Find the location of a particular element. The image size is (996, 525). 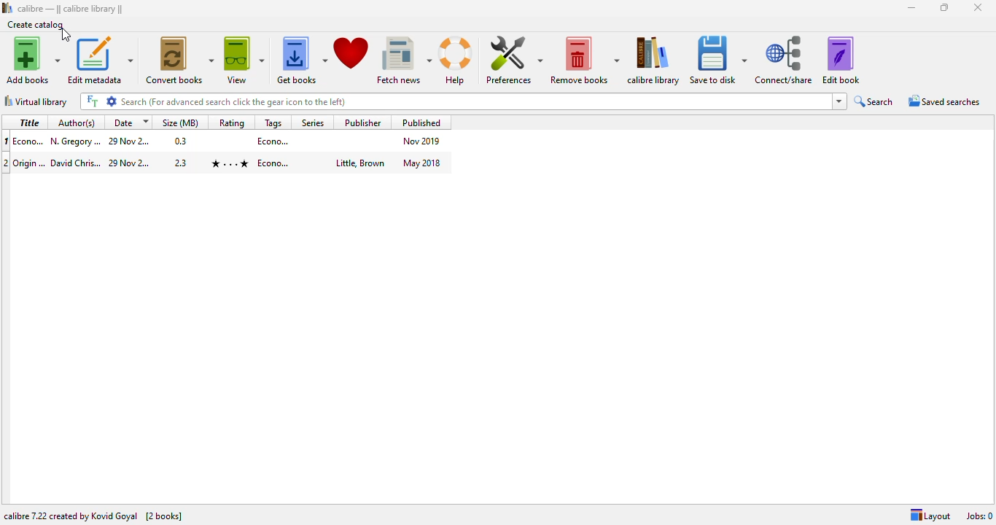

rating is located at coordinates (232, 122).